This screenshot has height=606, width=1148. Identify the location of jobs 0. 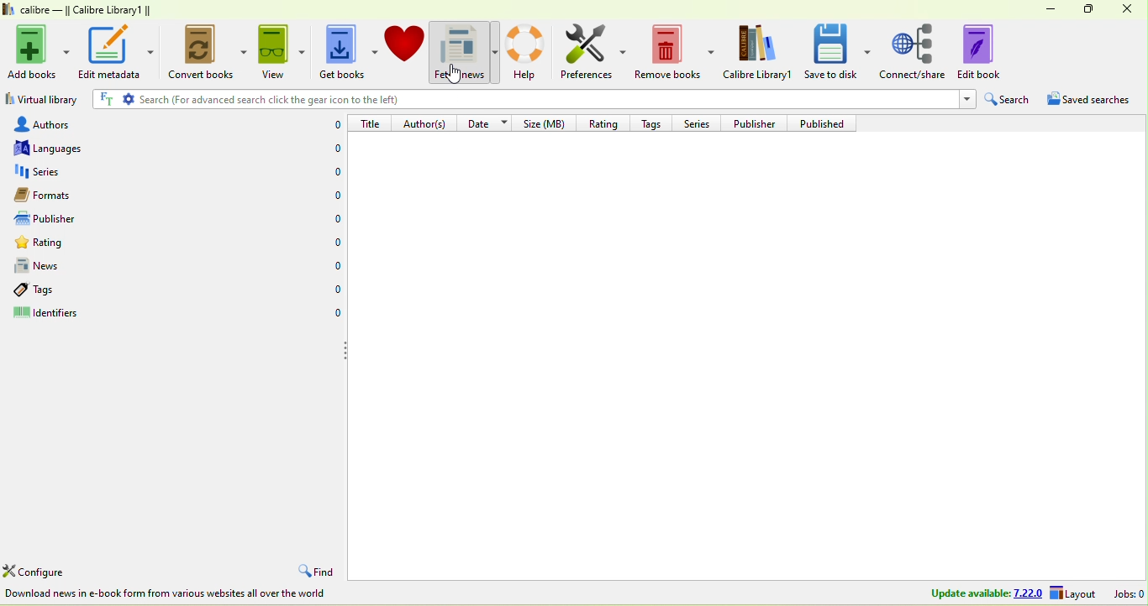
(1130, 595).